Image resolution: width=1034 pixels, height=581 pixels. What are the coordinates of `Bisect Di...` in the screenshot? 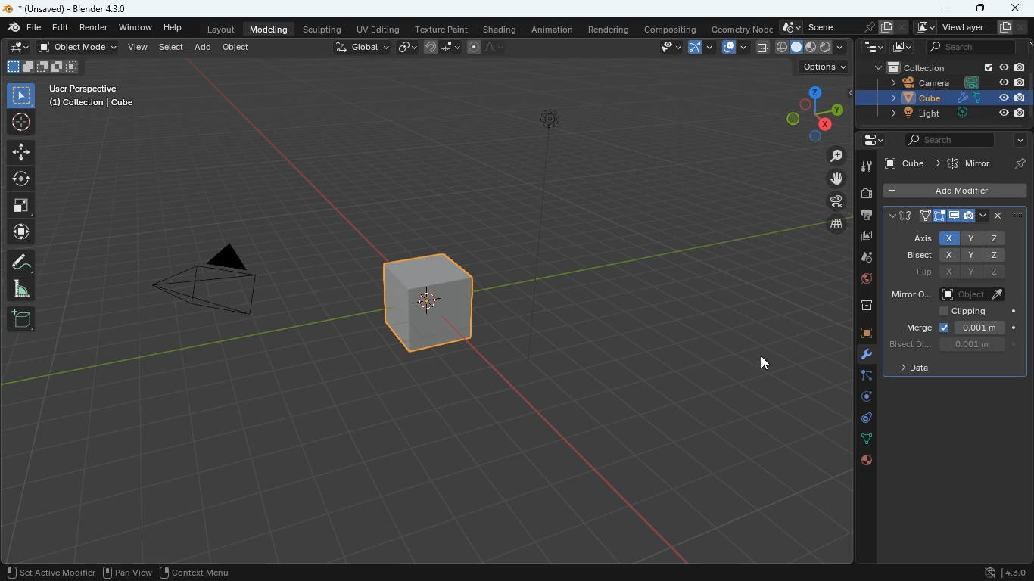 It's located at (908, 343).